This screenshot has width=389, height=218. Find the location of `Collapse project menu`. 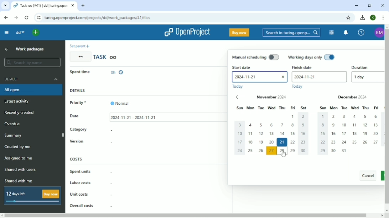

Collapse project menu is located at coordinates (7, 32).